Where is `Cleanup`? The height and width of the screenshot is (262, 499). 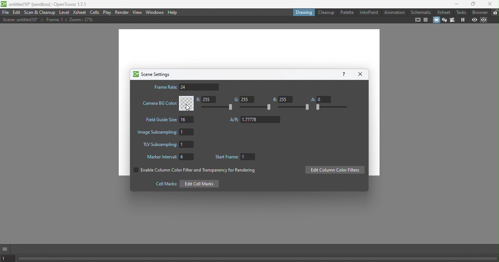
Cleanup is located at coordinates (326, 12).